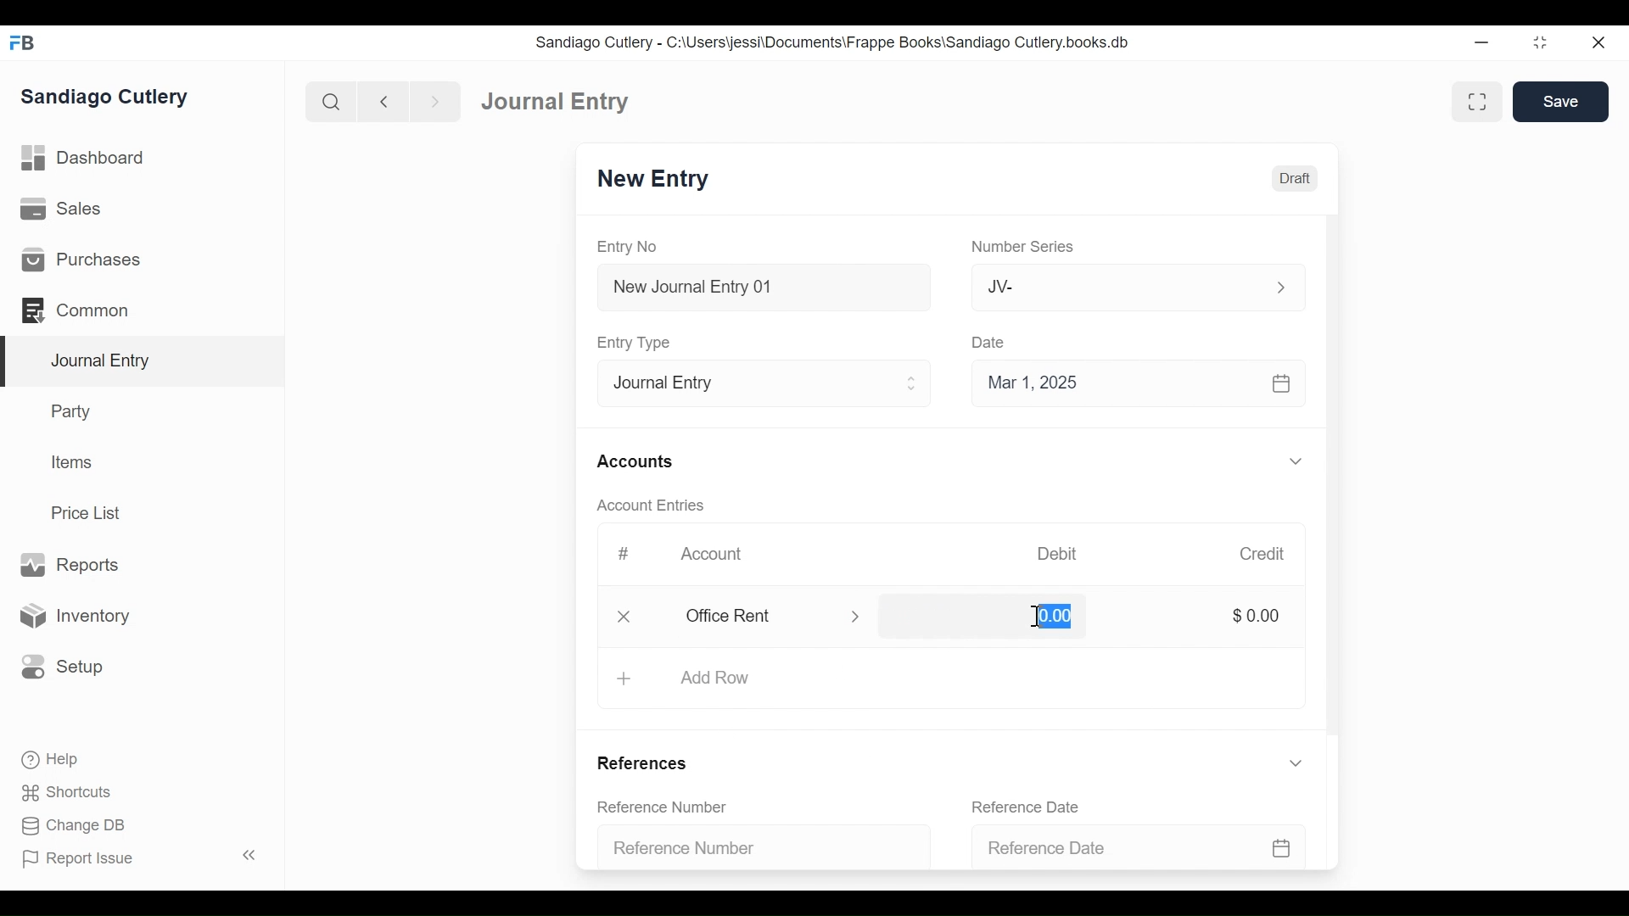  I want to click on Reference Date, so click(1153, 847).